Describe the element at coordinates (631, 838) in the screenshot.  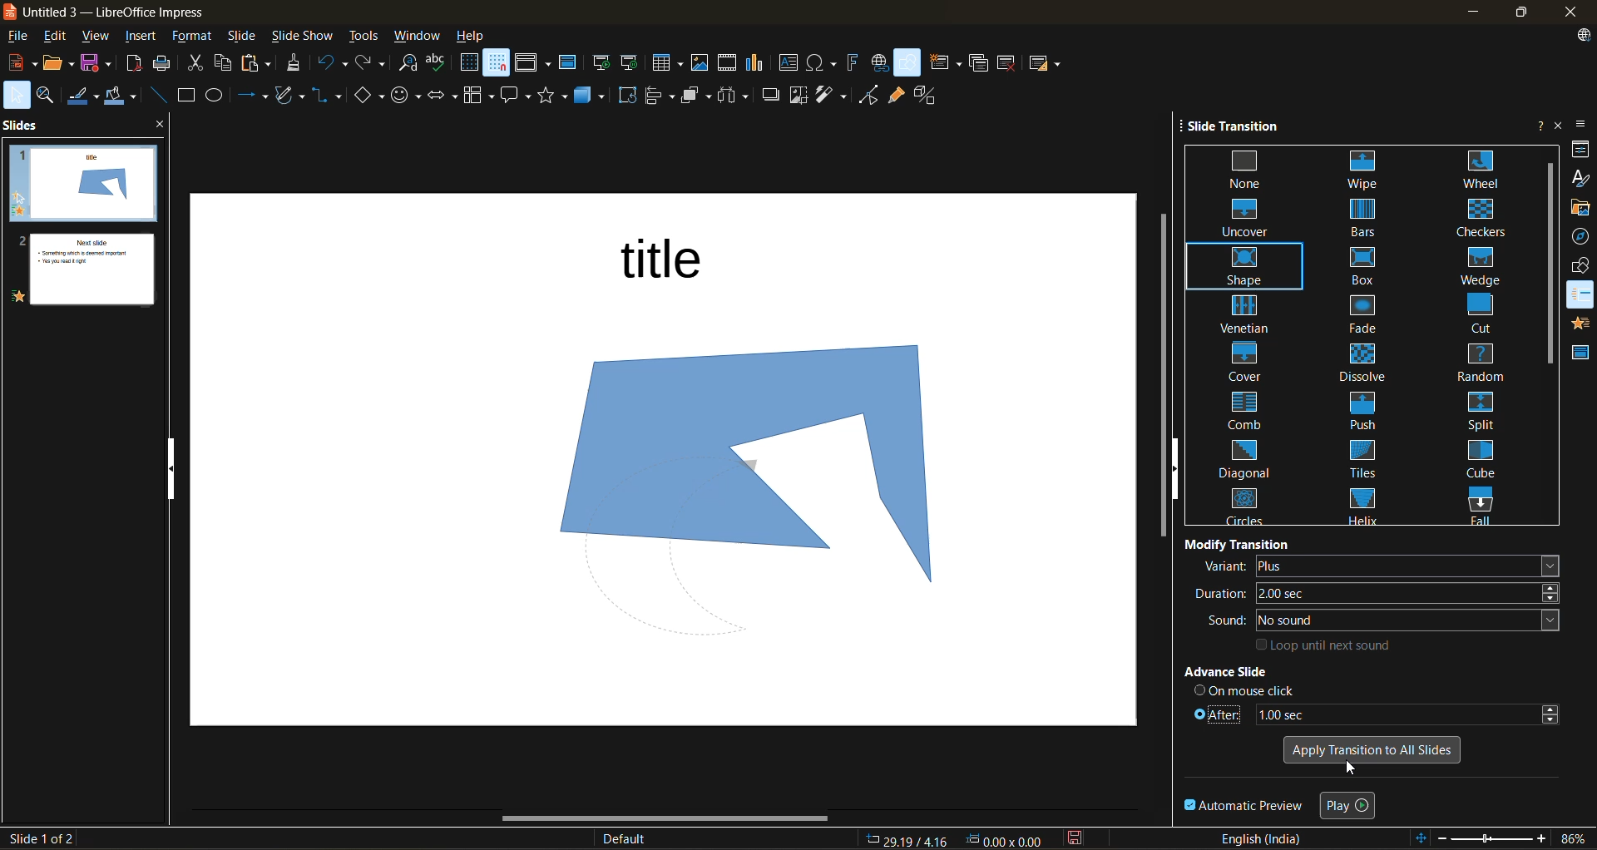
I see `slide master name` at that location.